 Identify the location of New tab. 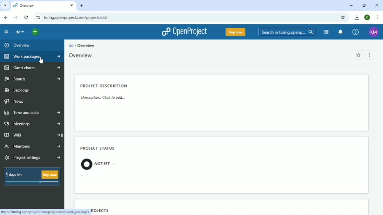
(82, 6).